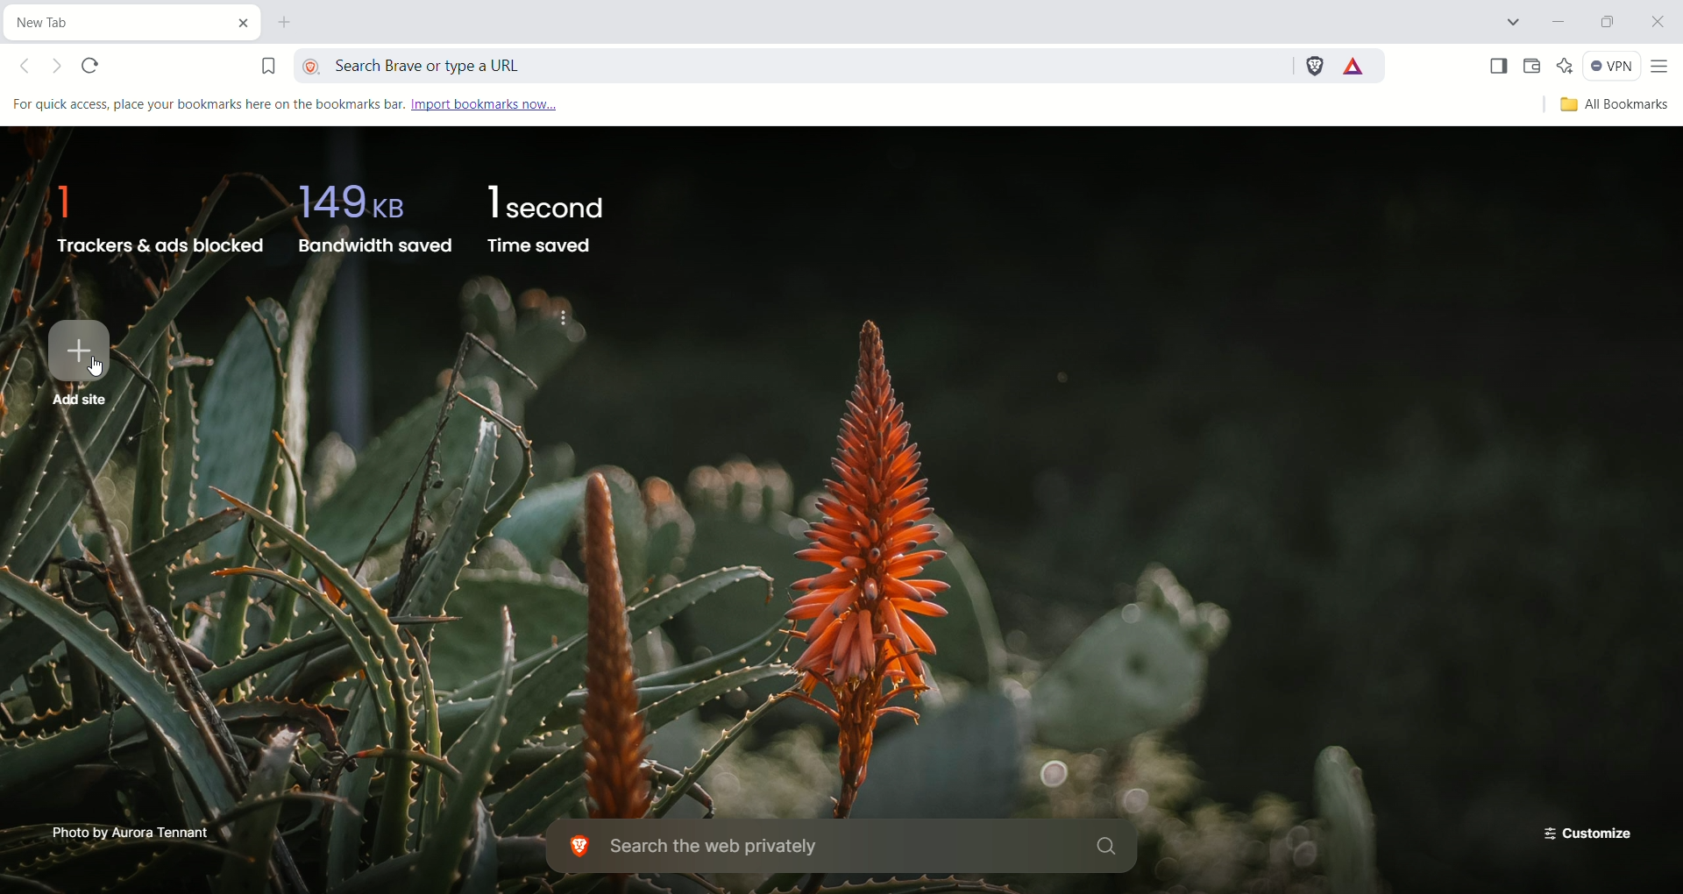  I want to click on search tabs, so click(1511, 25).